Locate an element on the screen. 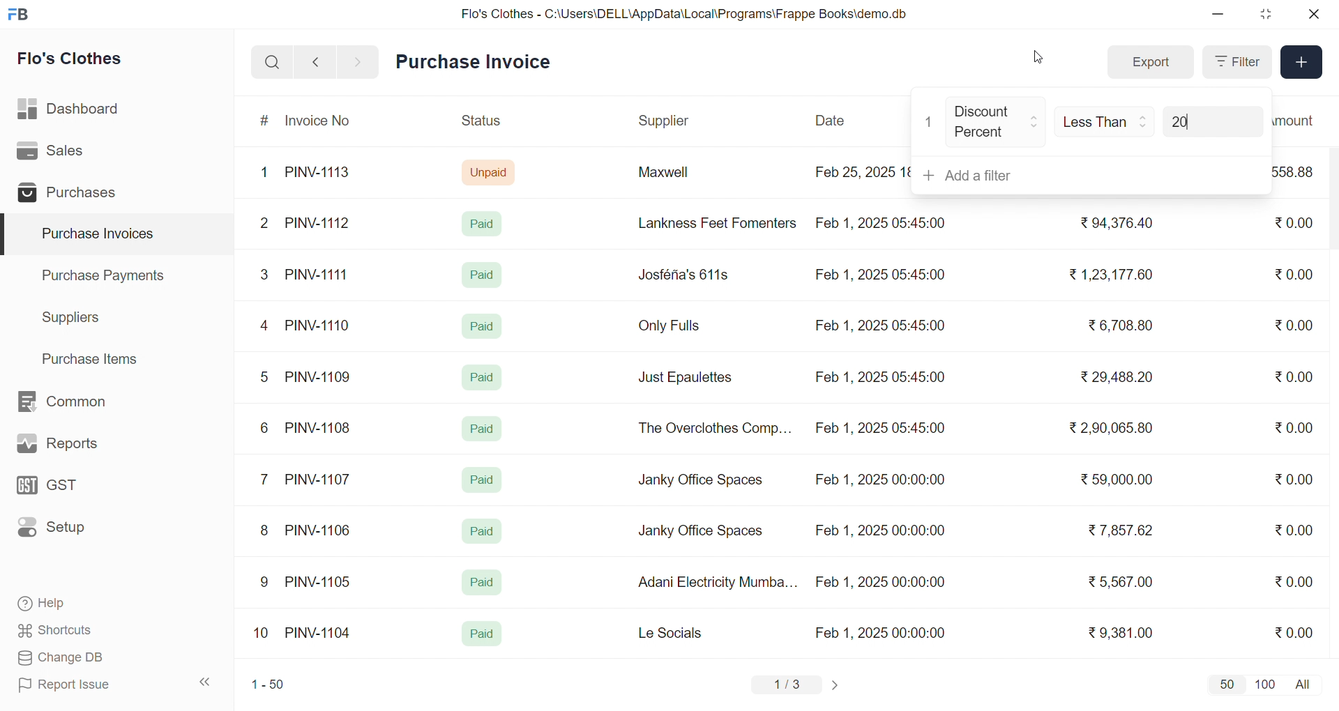 This screenshot has width=1339, height=711. Paid is located at coordinates (485, 375).